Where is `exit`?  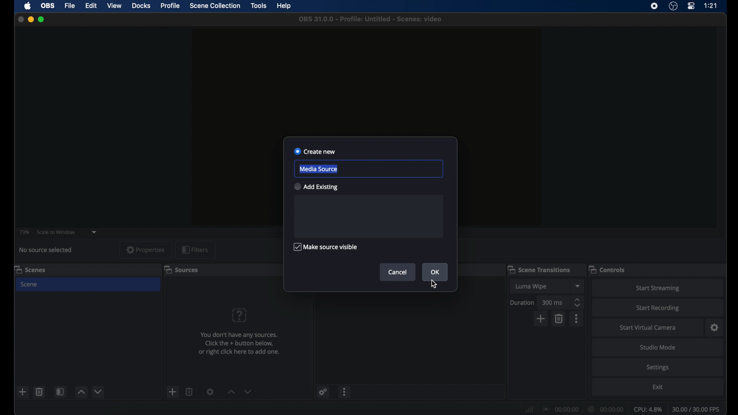
exit is located at coordinates (658, 387).